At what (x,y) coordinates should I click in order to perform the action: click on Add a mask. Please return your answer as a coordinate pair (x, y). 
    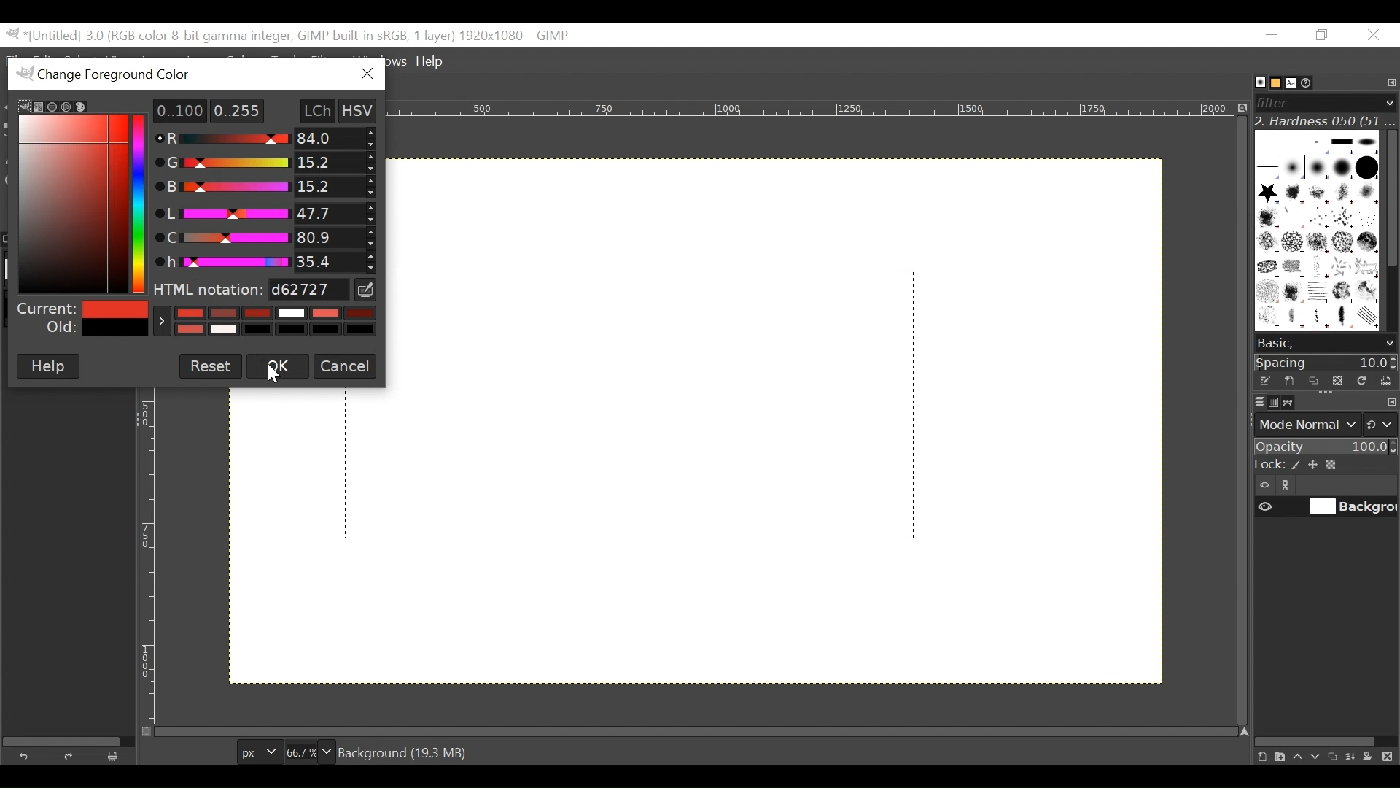
    Looking at the image, I should click on (1372, 759).